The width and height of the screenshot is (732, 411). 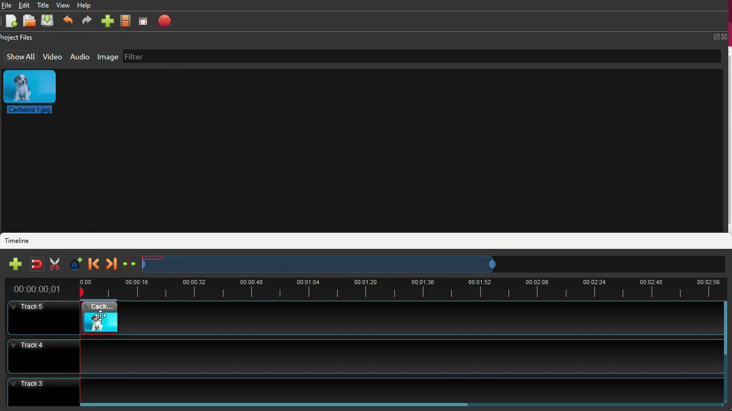 I want to click on image, so click(x=108, y=58).